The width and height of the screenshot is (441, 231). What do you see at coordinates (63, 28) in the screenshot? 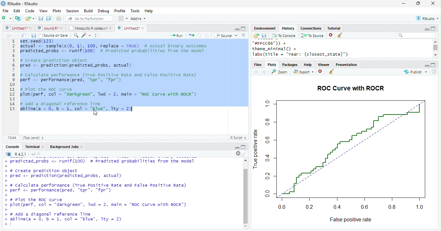
I see `close` at bounding box center [63, 28].